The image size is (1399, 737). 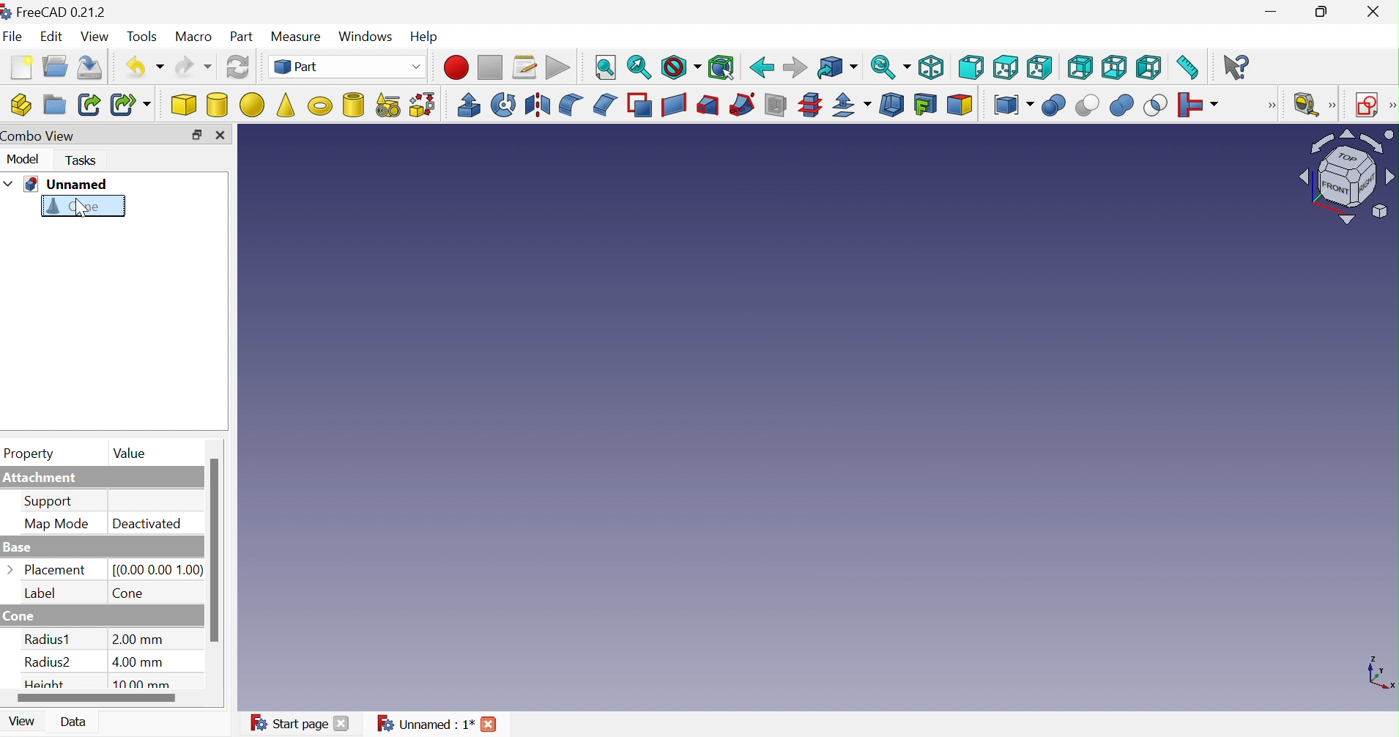 What do you see at coordinates (58, 569) in the screenshot?
I see `Placement` at bounding box center [58, 569].